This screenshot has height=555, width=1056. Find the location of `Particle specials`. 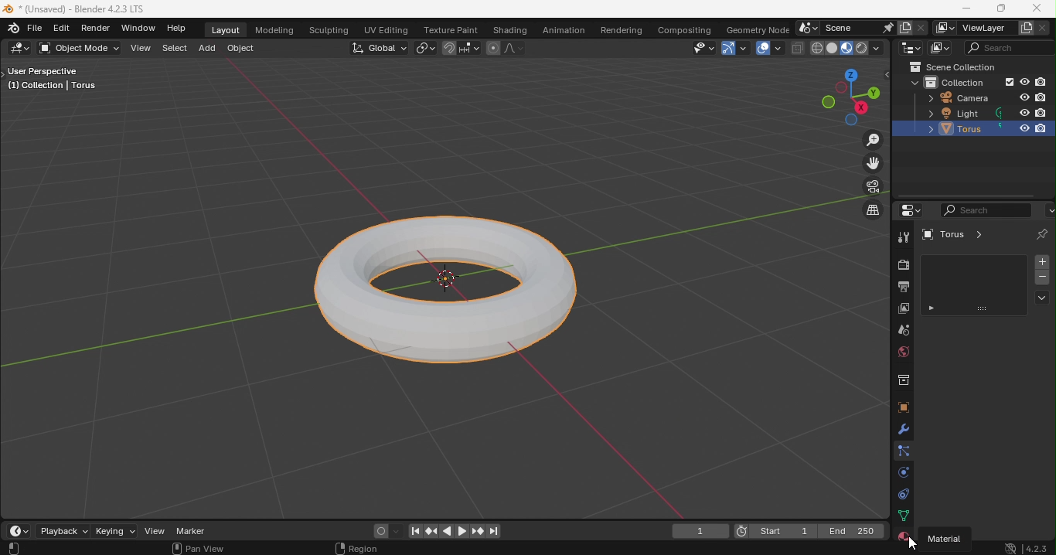

Particle specials is located at coordinates (1043, 299).